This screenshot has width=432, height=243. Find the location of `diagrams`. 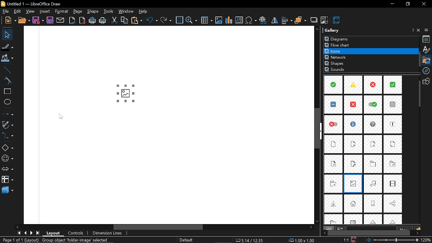

diagrams is located at coordinates (337, 39).